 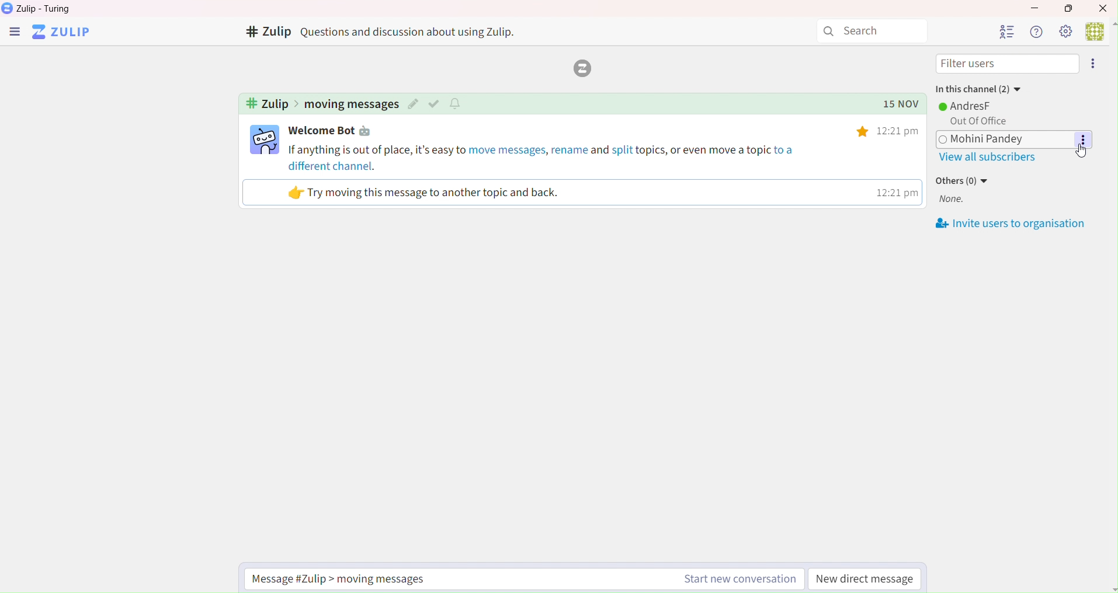 I want to click on Minimize, so click(x=1033, y=6).